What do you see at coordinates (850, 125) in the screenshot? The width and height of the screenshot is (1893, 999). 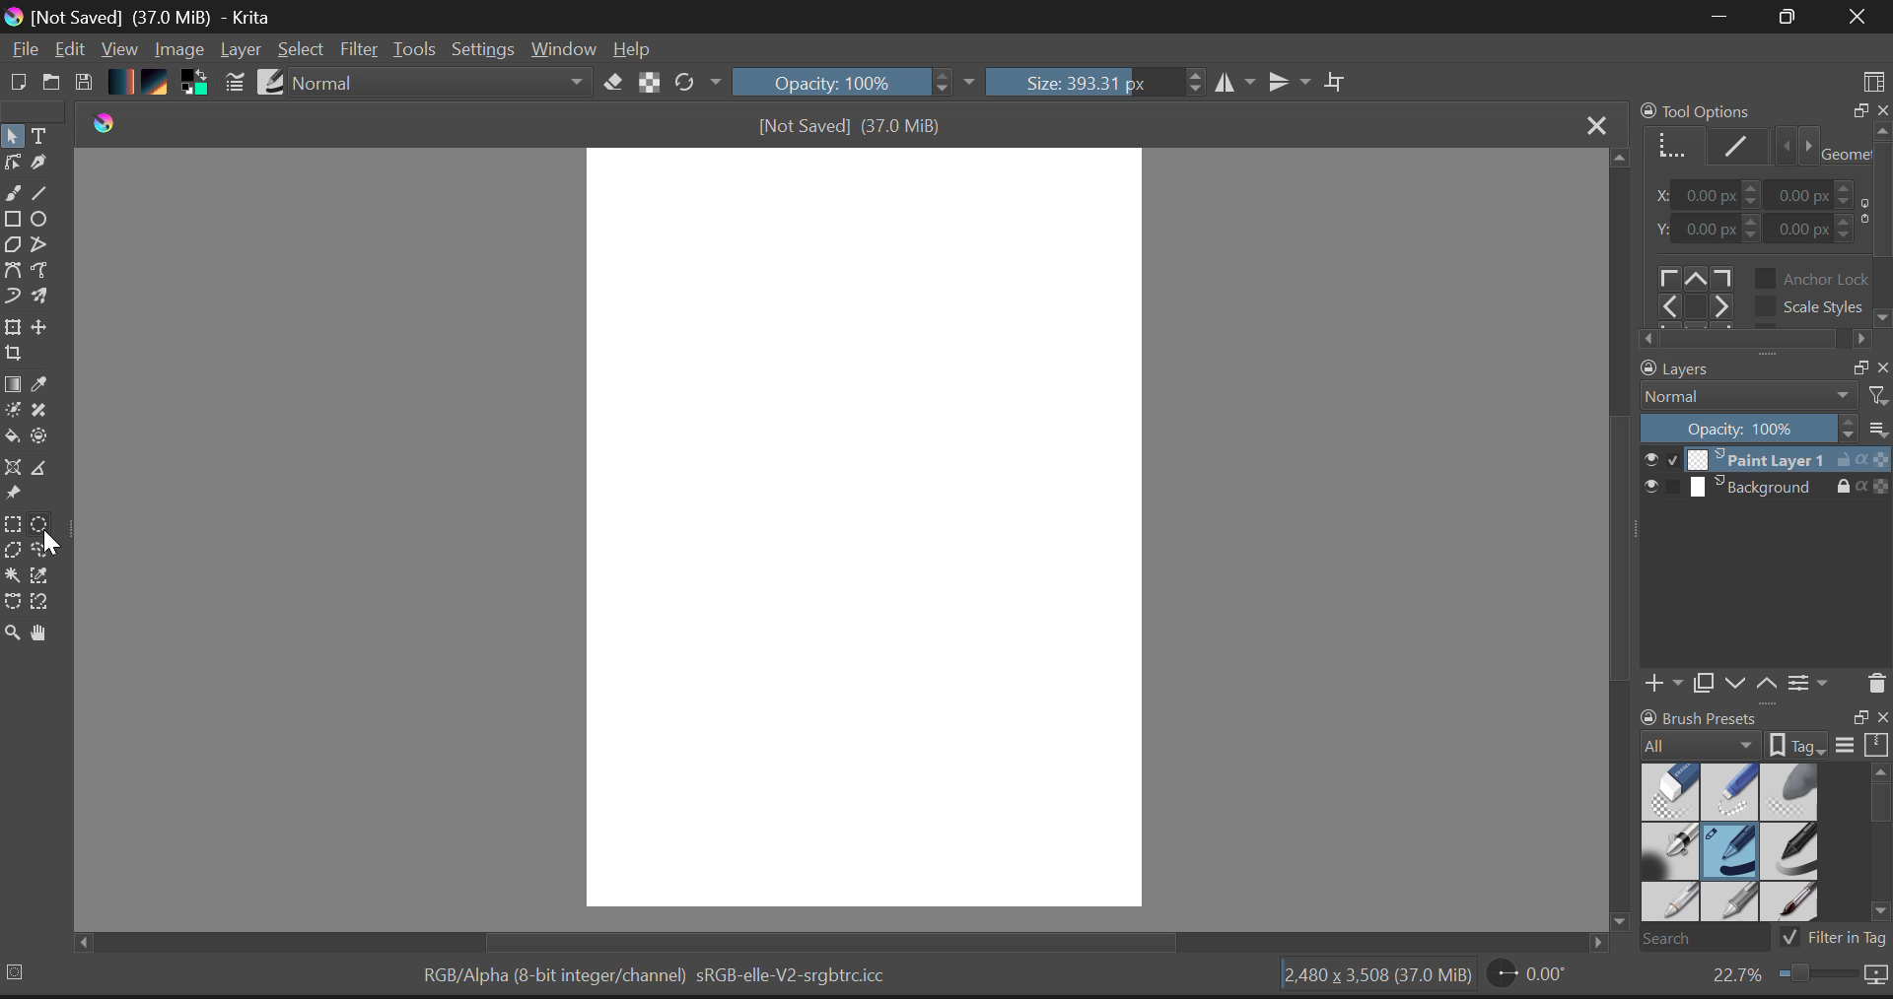 I see `File Name & size` at bounding box center [850, 125].